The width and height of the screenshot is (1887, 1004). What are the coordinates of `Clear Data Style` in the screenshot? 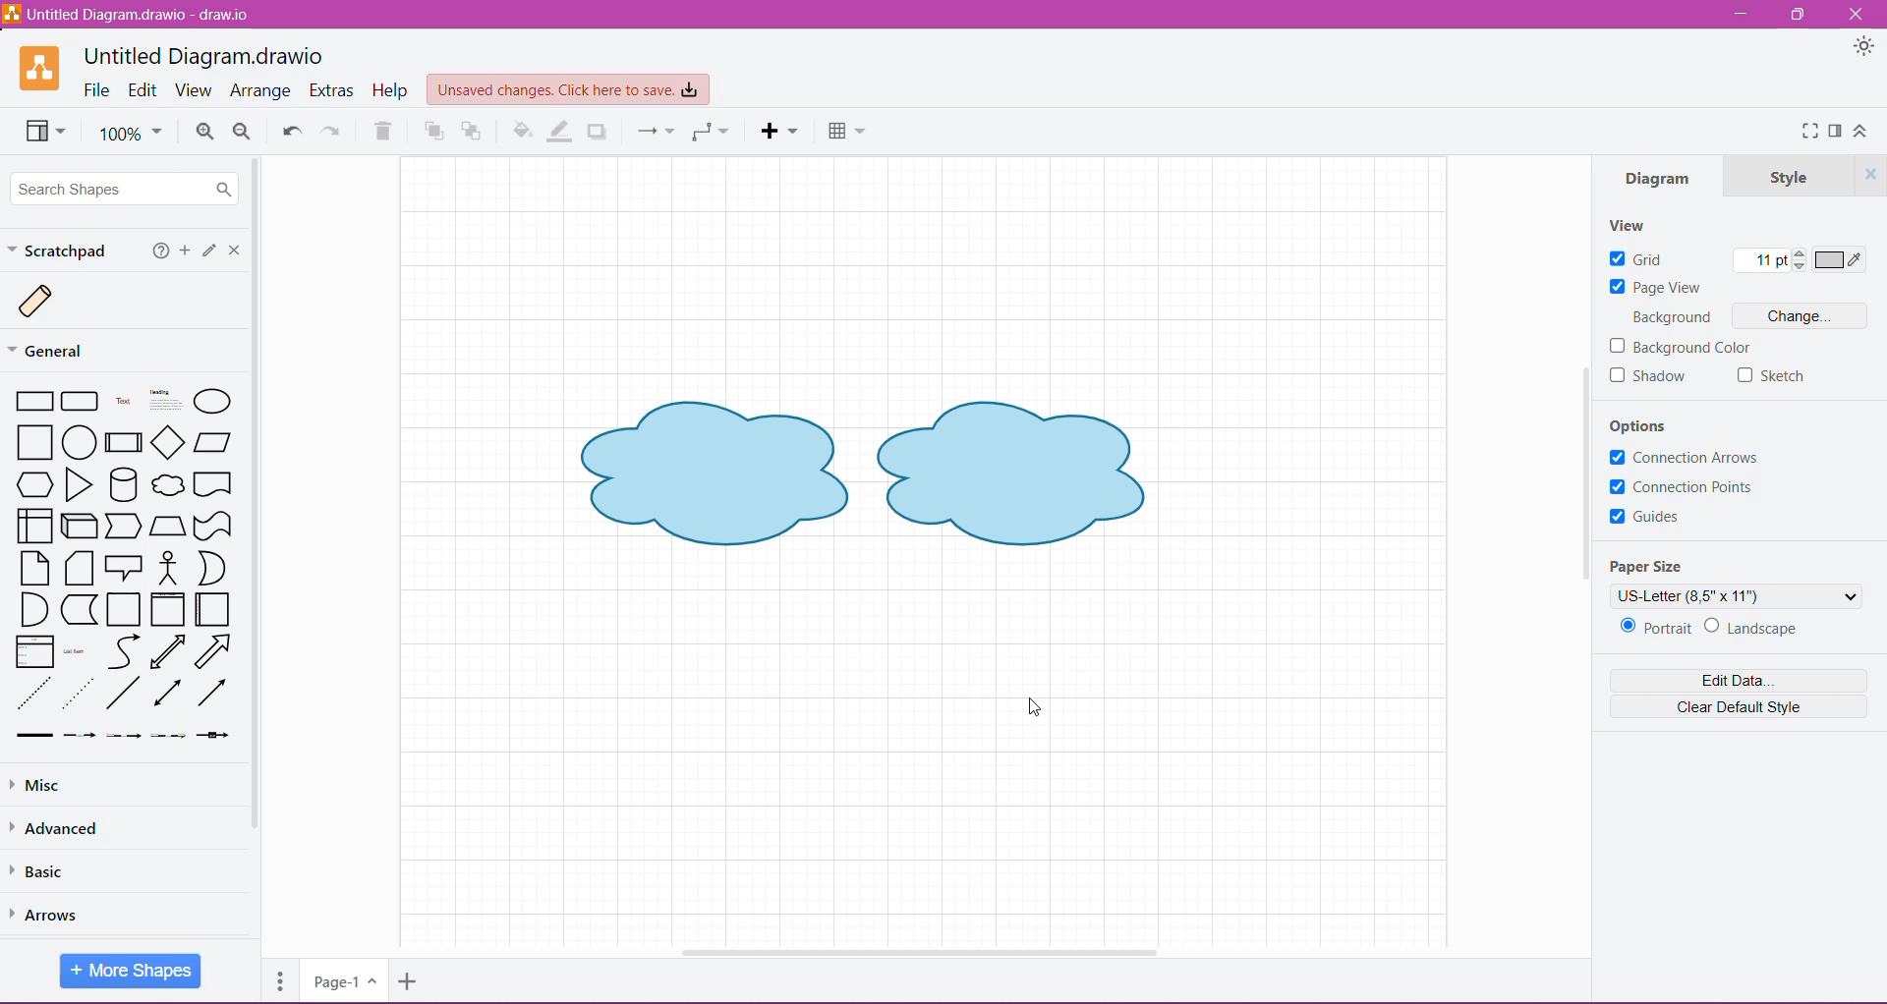 It's located at (1734, 712).